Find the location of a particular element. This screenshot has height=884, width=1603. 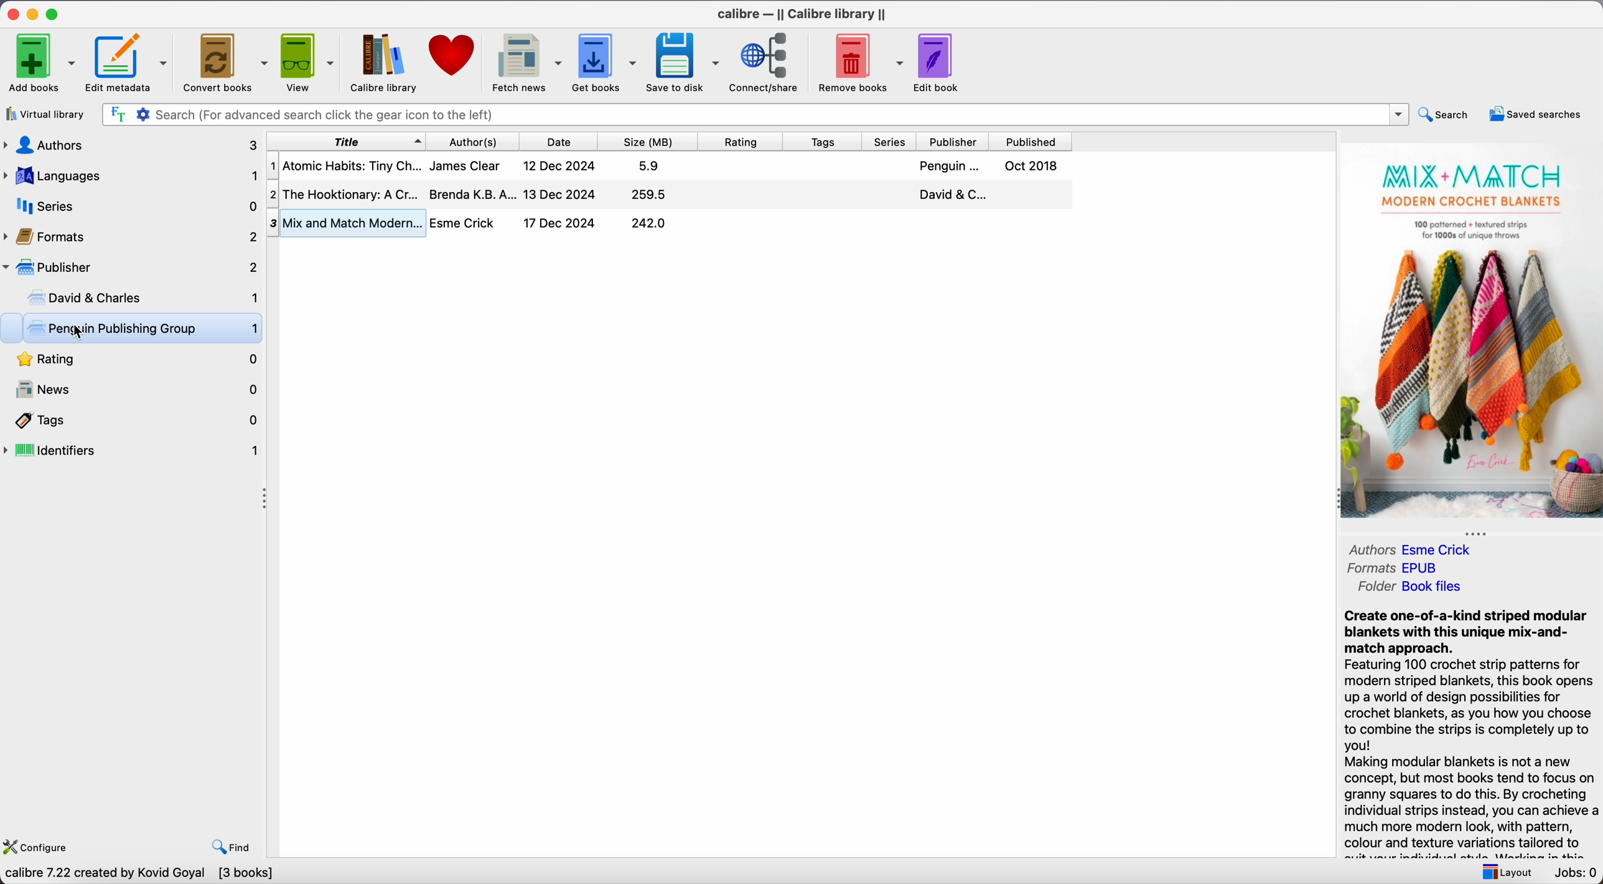

search bar is located at coordinates (754, 114).